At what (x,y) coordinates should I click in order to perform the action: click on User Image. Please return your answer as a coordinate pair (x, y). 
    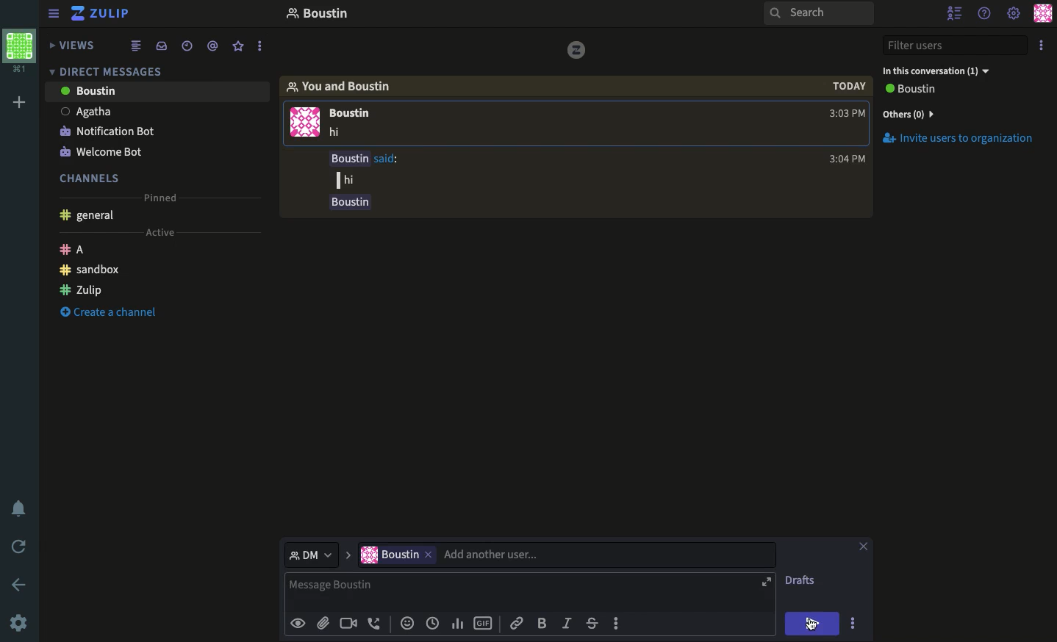
    Looking at the image, I should click on (305, 125).